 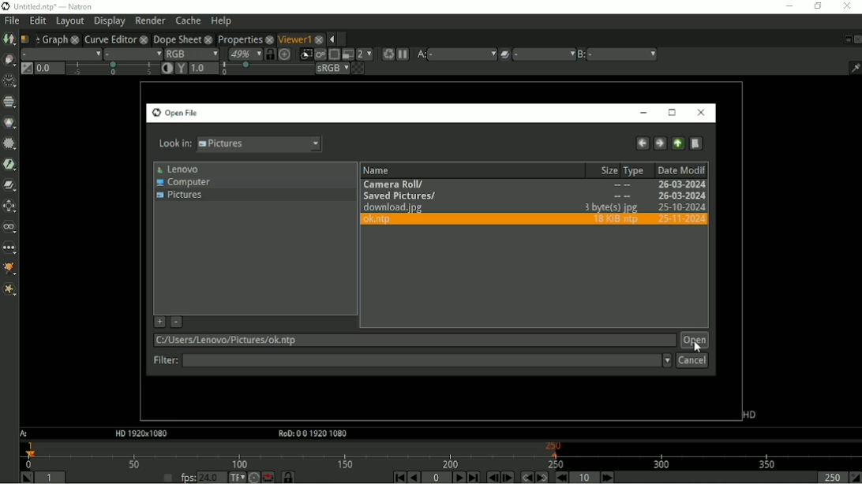 What do you see at coordinates (61, 54) in the screenshot?
I see `Layer` at bounding box center [61, 54].